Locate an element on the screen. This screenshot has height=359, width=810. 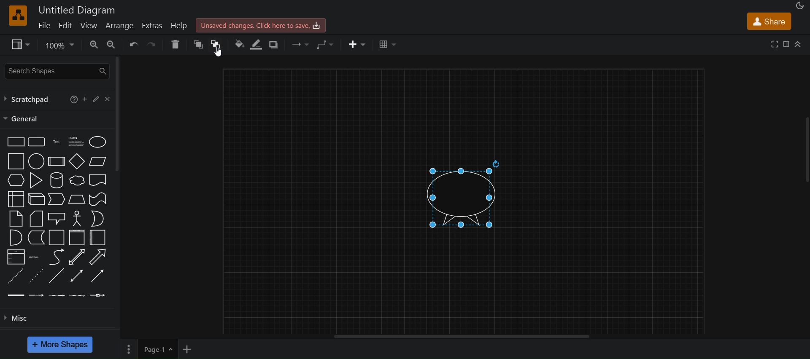
circle is located at coordinates (36, 161).